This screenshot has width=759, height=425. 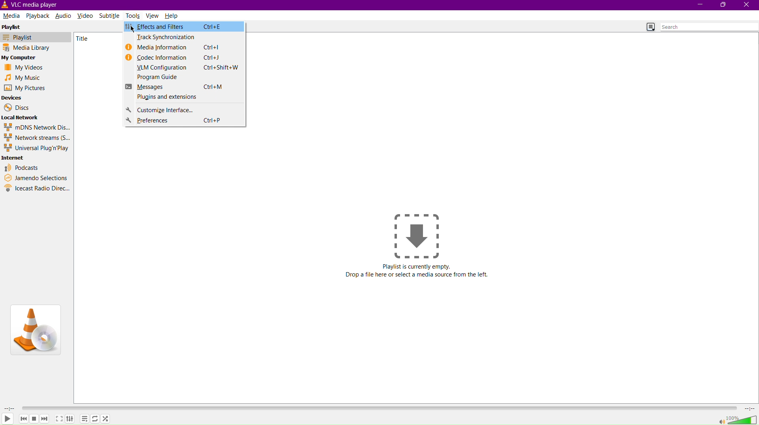 I want to click on Drop a file here or select  media source from the left, so click(x=420, y=275).